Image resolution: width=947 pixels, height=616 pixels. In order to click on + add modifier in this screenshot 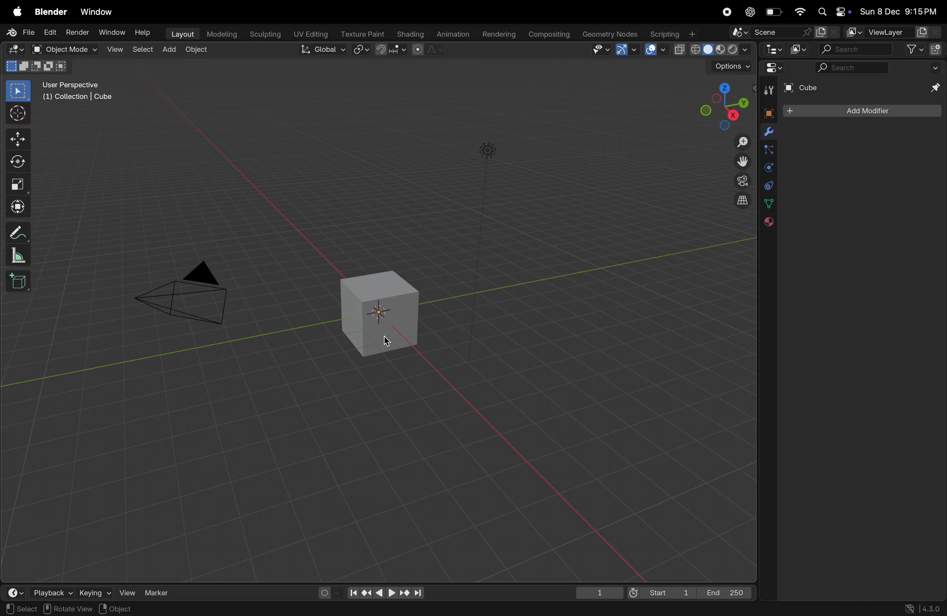, I will do `click(861, 112)`.